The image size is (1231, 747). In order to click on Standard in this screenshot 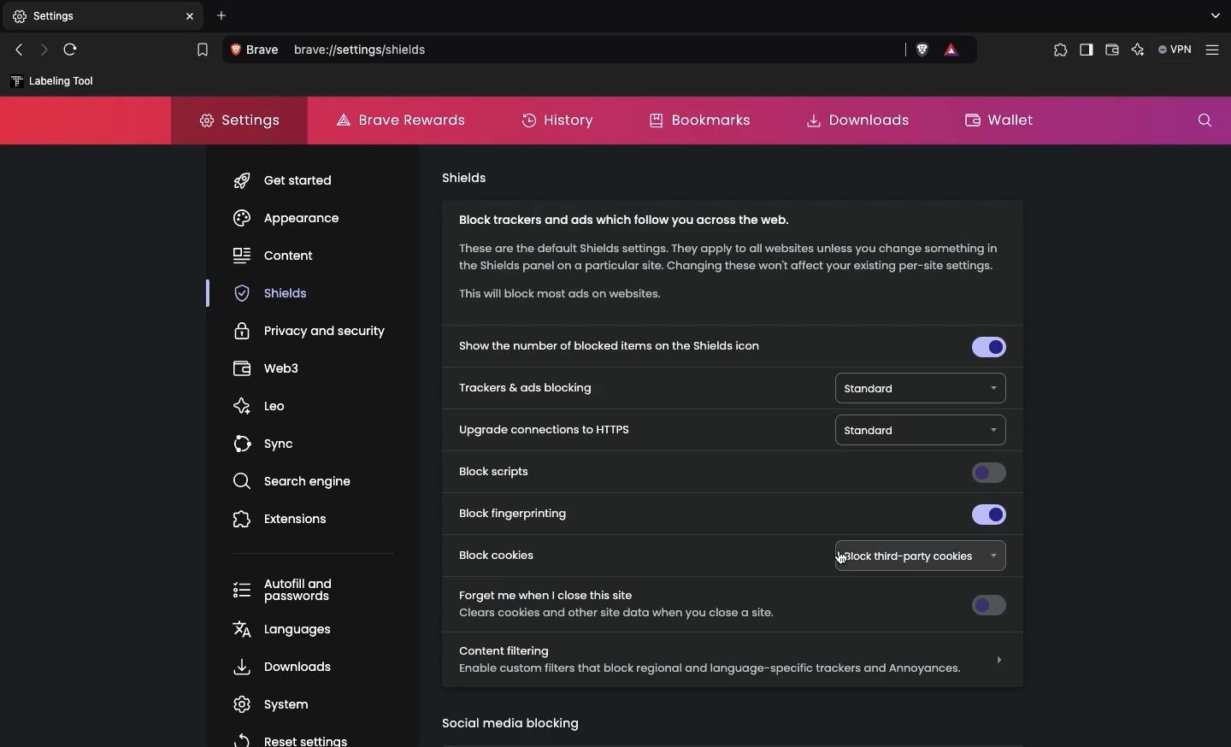, I will do `click(916, 387)`.